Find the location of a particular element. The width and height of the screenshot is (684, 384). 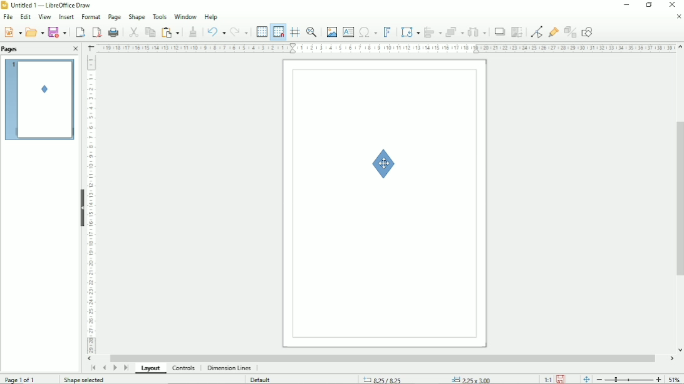

Arrange is located at coordinates (454, 31).